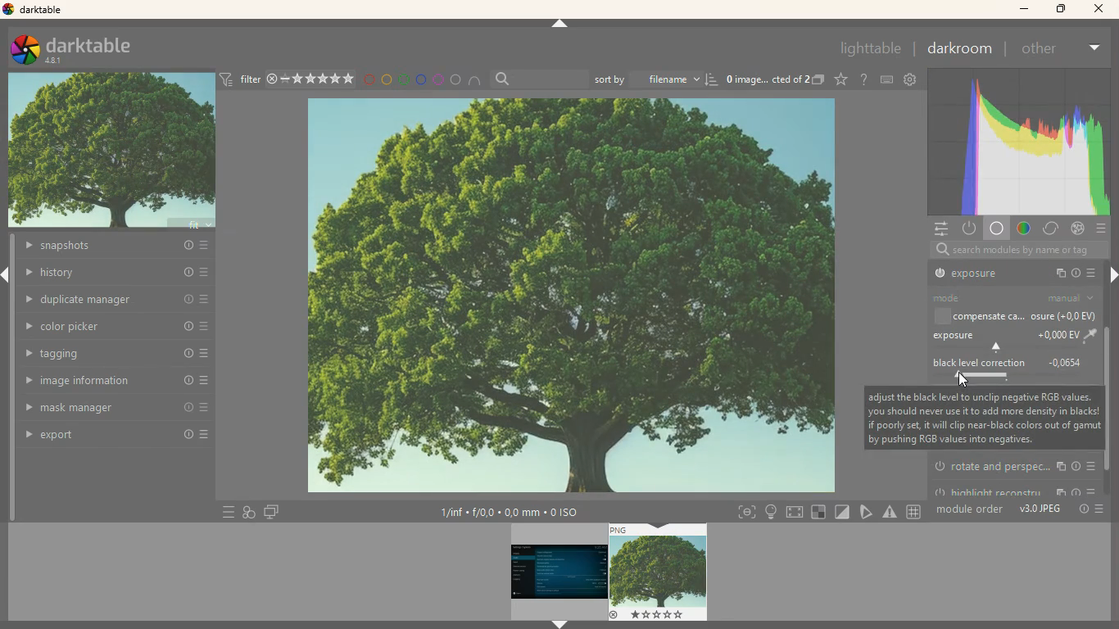  What do you see at coordinates (560, 24) in the screenshot?
I see `arrow` at bounding box center [560, 24].